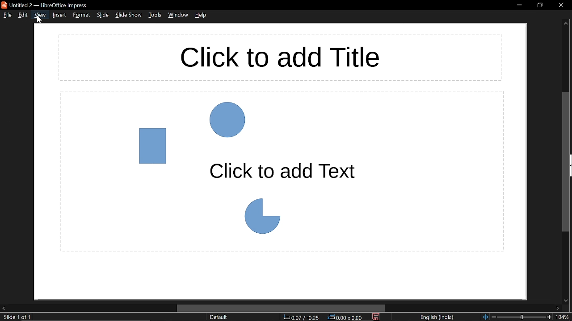 This screenshot has height=321, width=572. I want to click on Save, so click(377, 317).